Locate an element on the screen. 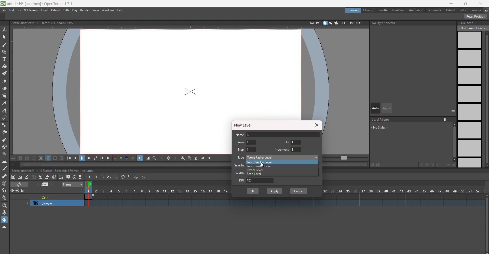 This screenshot has width=489, height=254. tool is located at coordinates (21, 158).